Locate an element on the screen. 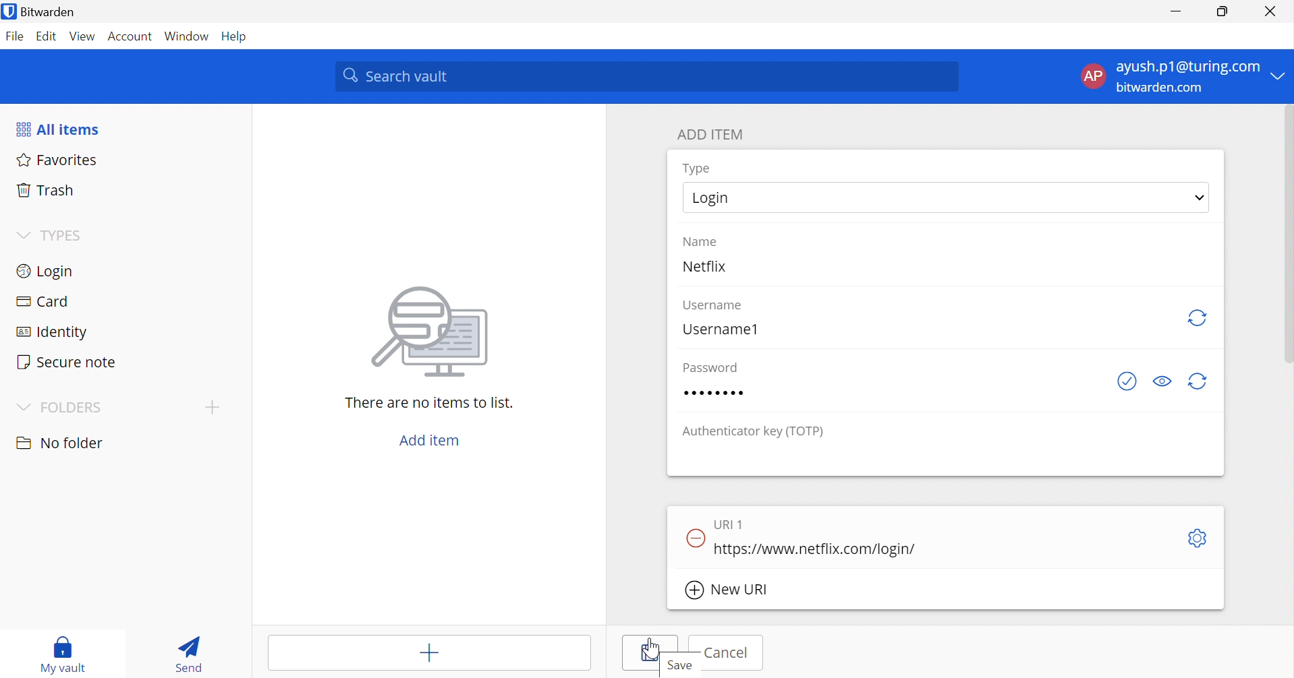  Name is located at coordinates (700, 241).